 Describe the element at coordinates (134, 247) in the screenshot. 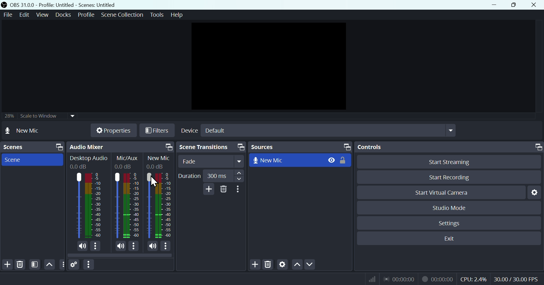

I see `More options` at that location.